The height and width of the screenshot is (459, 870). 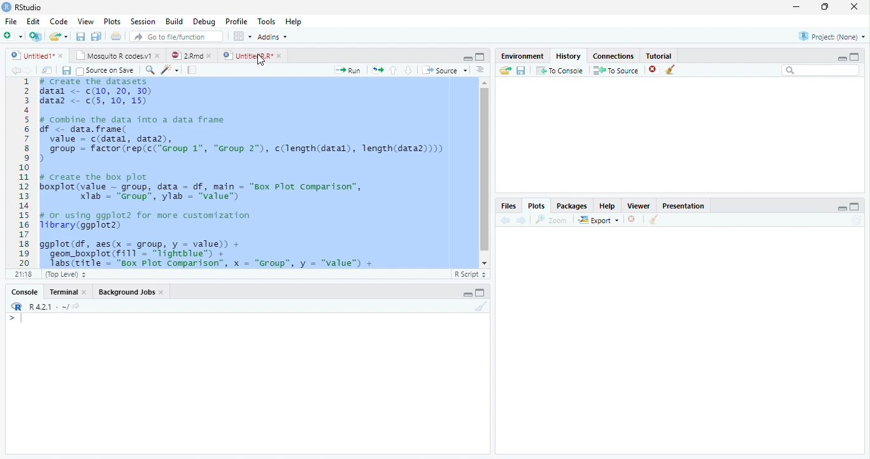 What do you see at coordinates (825, 7) in the screenshot?
I see `restore` at bounding box center [825, 7].